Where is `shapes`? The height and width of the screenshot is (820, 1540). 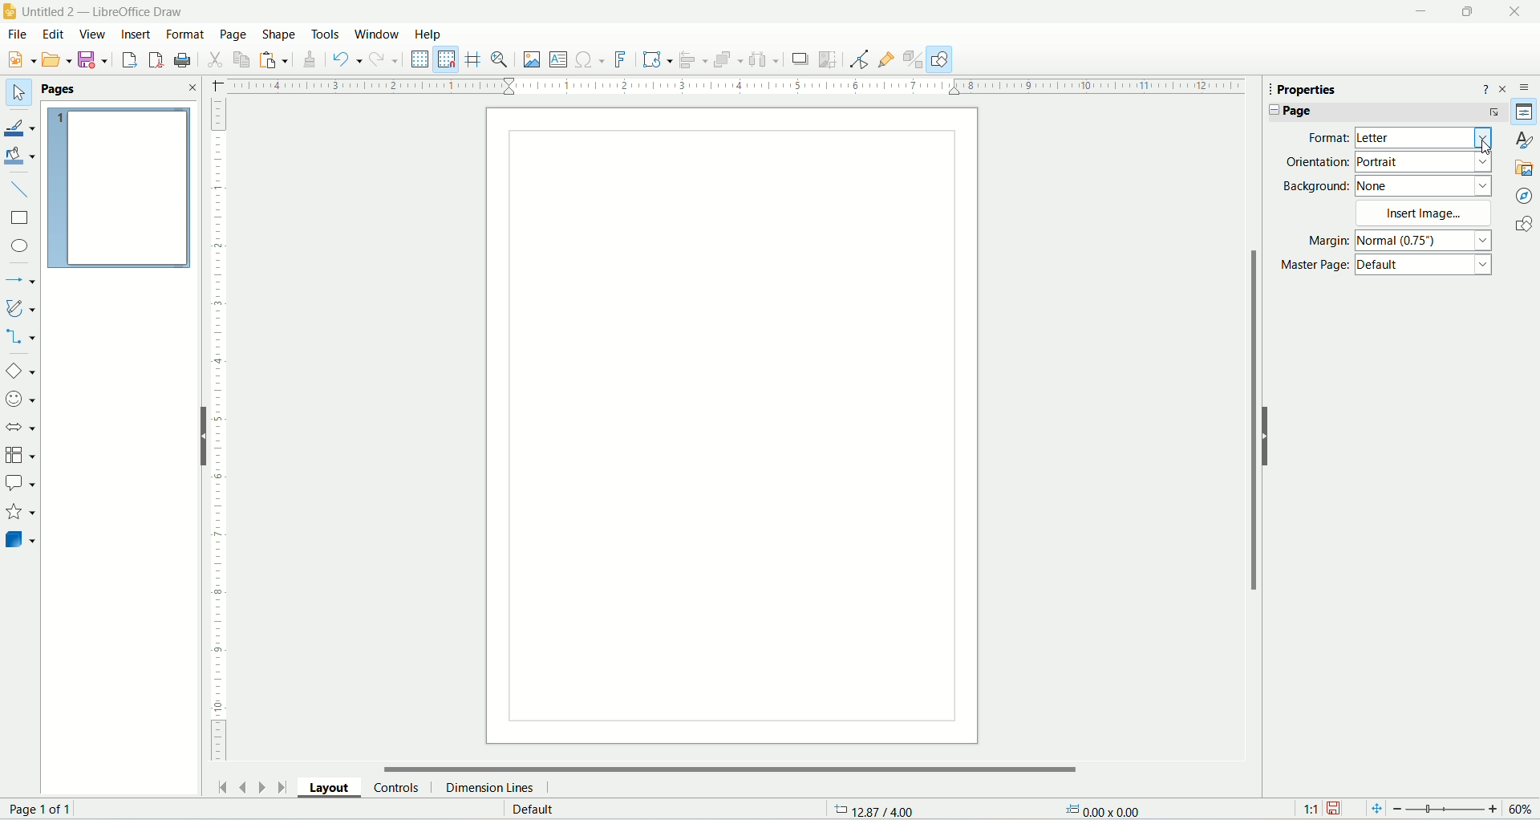 shapes is located at coordinates (1522, 221).